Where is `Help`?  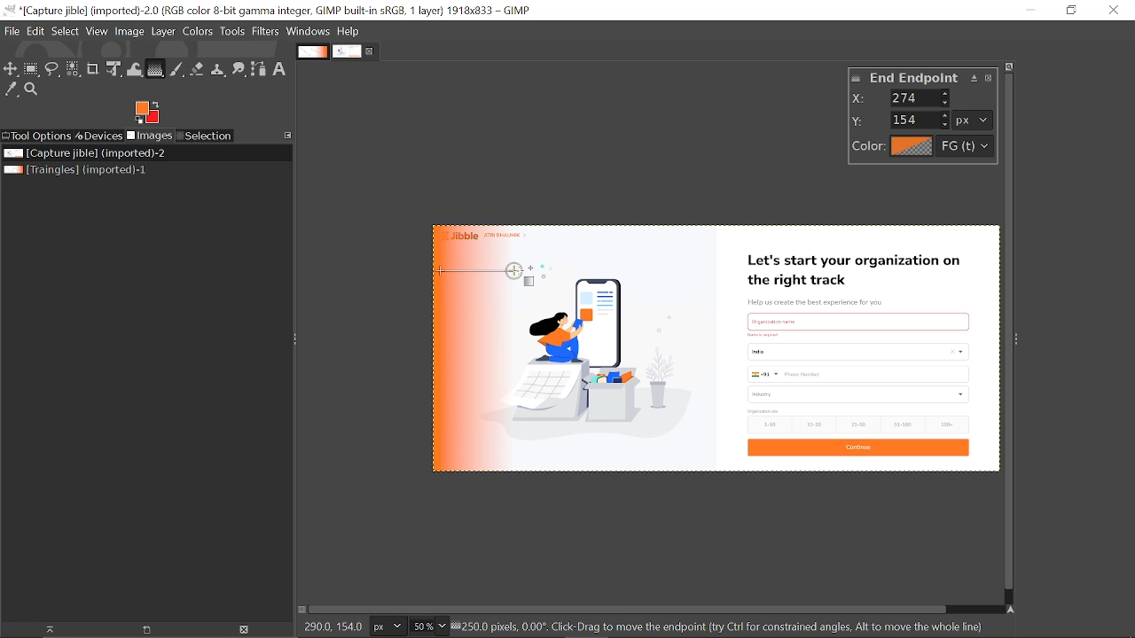 Help is located at coordinates (349, 31).